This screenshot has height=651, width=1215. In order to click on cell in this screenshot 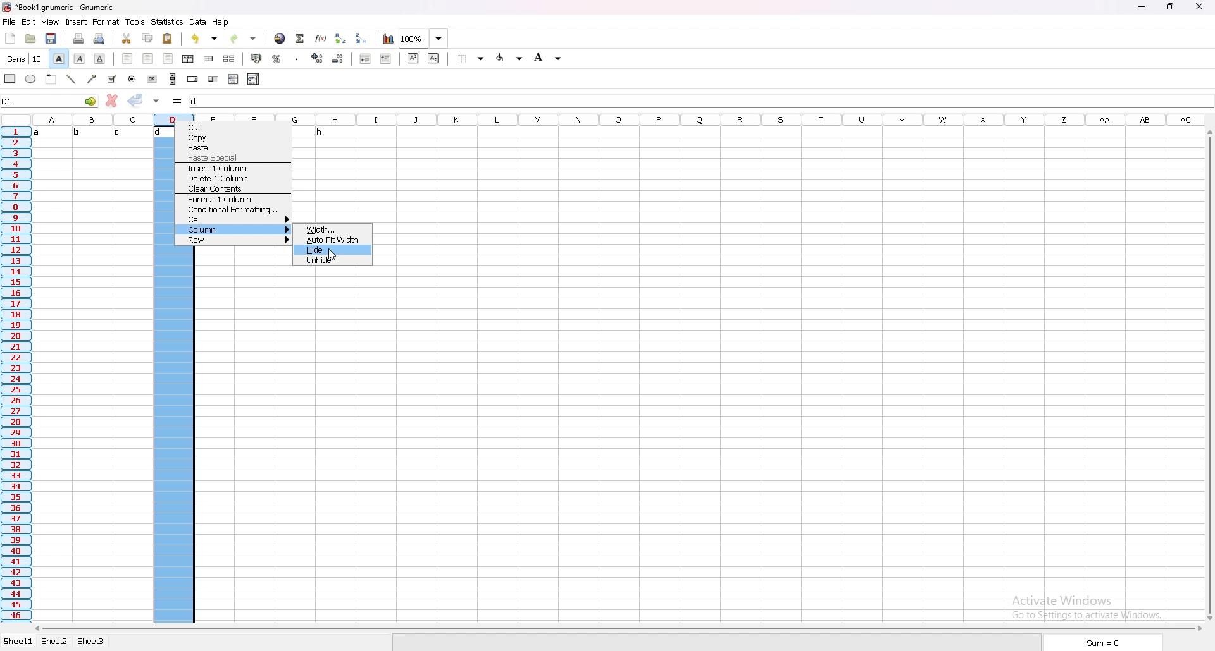, I will do `click(234, 219)`.